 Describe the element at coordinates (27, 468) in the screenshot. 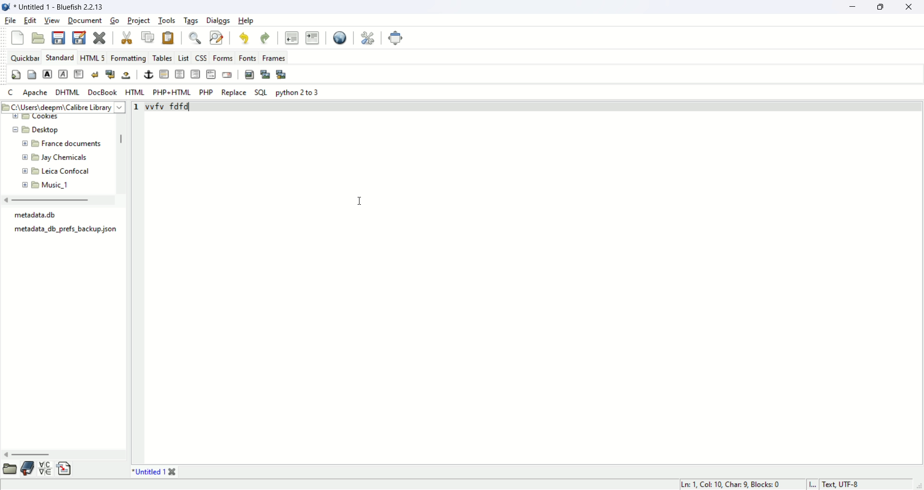

I see `bookmark` at that location.